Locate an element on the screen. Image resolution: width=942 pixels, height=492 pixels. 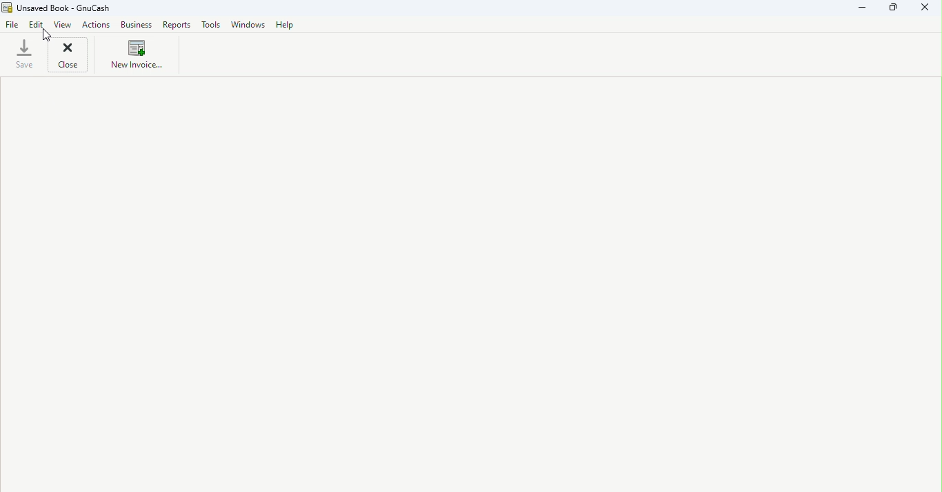
Windows is located at coordinates (248, 25).